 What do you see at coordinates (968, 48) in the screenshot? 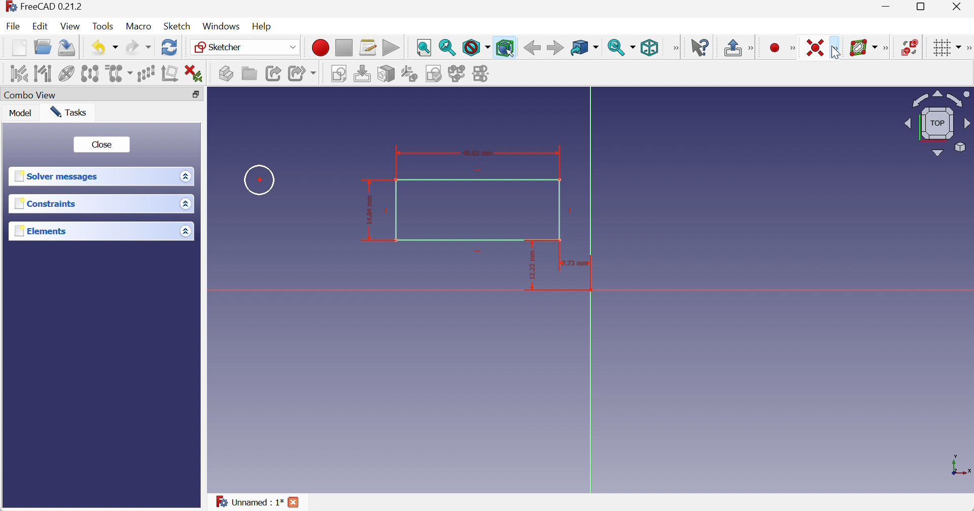
I see `[Sketcher edit tools]` at bounding box center [968, 48].